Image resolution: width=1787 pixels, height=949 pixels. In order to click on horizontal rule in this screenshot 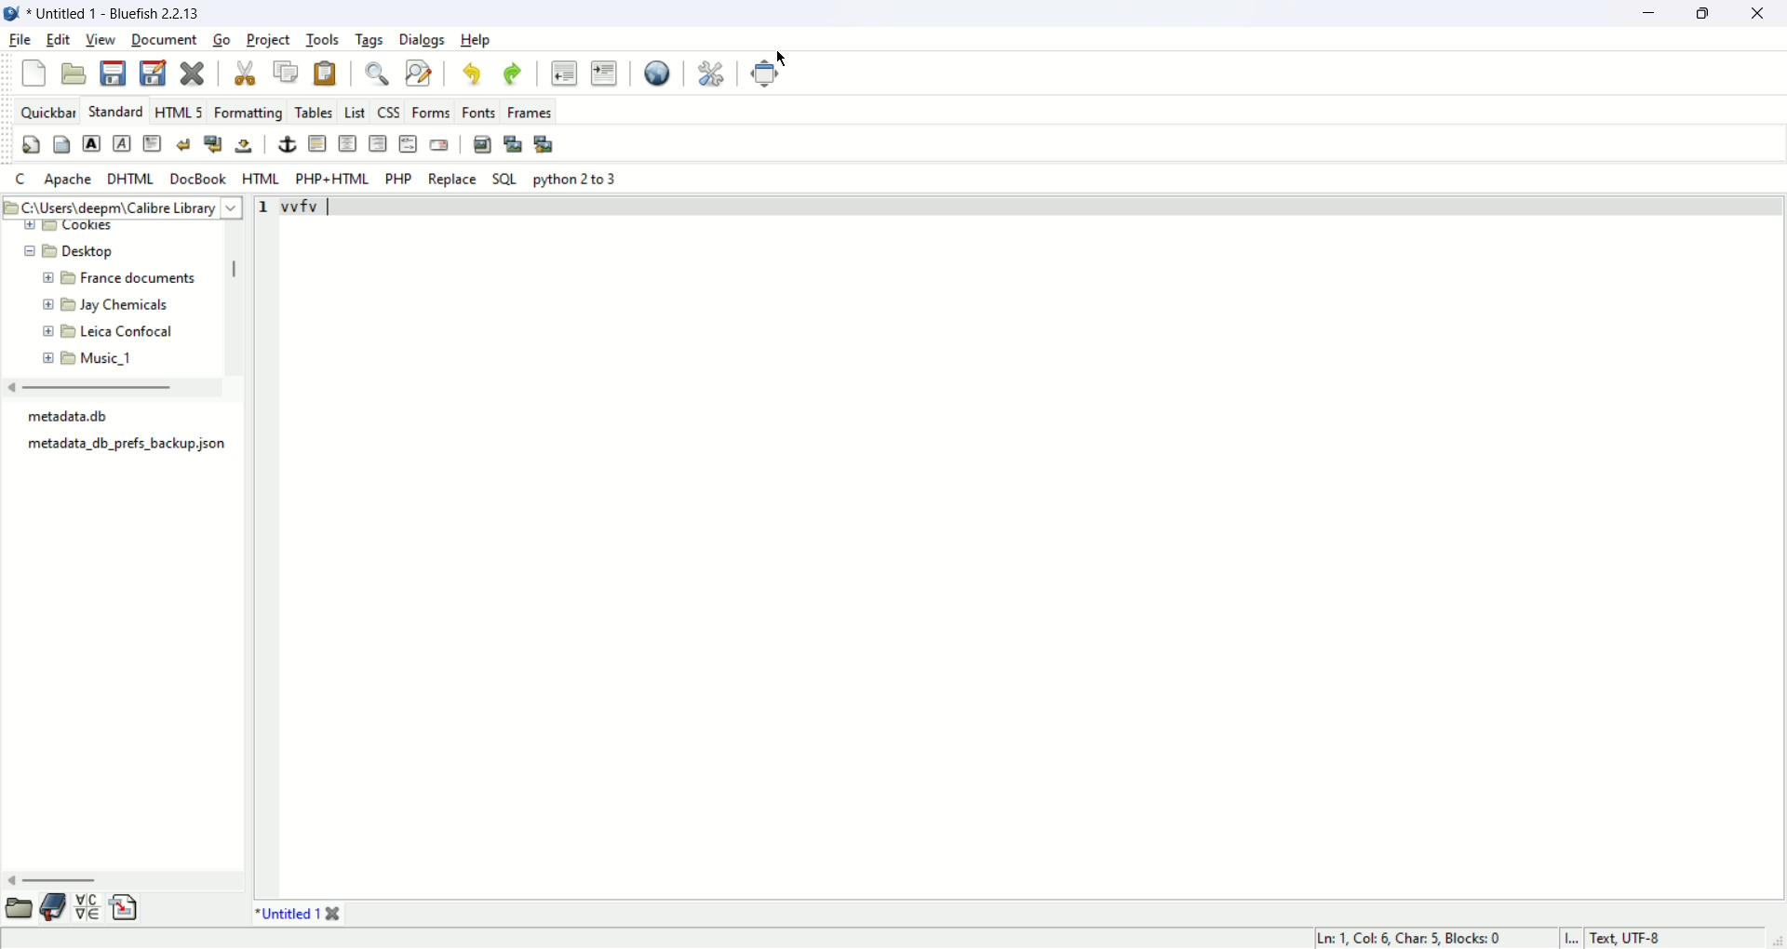, I will do `click(319, 144)`.